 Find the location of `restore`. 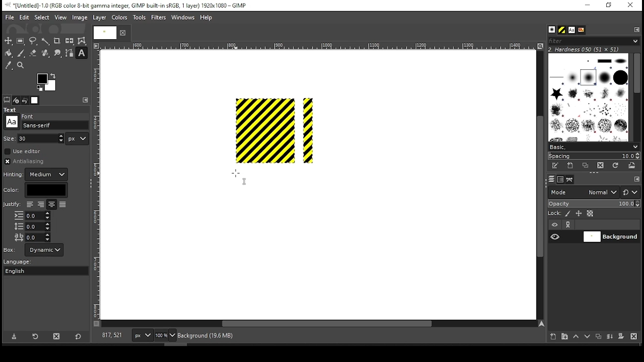

restore is located at coordinates (610, 6).